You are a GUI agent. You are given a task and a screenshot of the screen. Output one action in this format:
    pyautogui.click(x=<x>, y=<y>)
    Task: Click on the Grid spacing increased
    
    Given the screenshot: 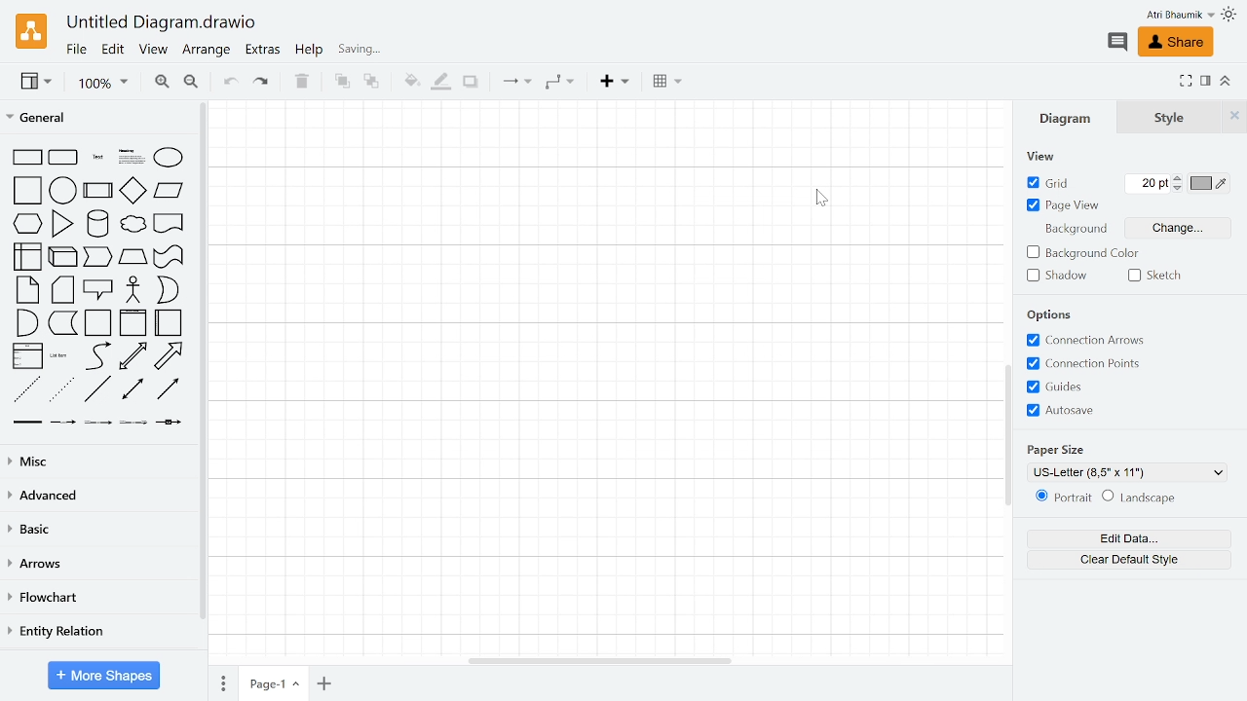 What is the action you would take?
    pyautogui.click(x=611, y=367)
    